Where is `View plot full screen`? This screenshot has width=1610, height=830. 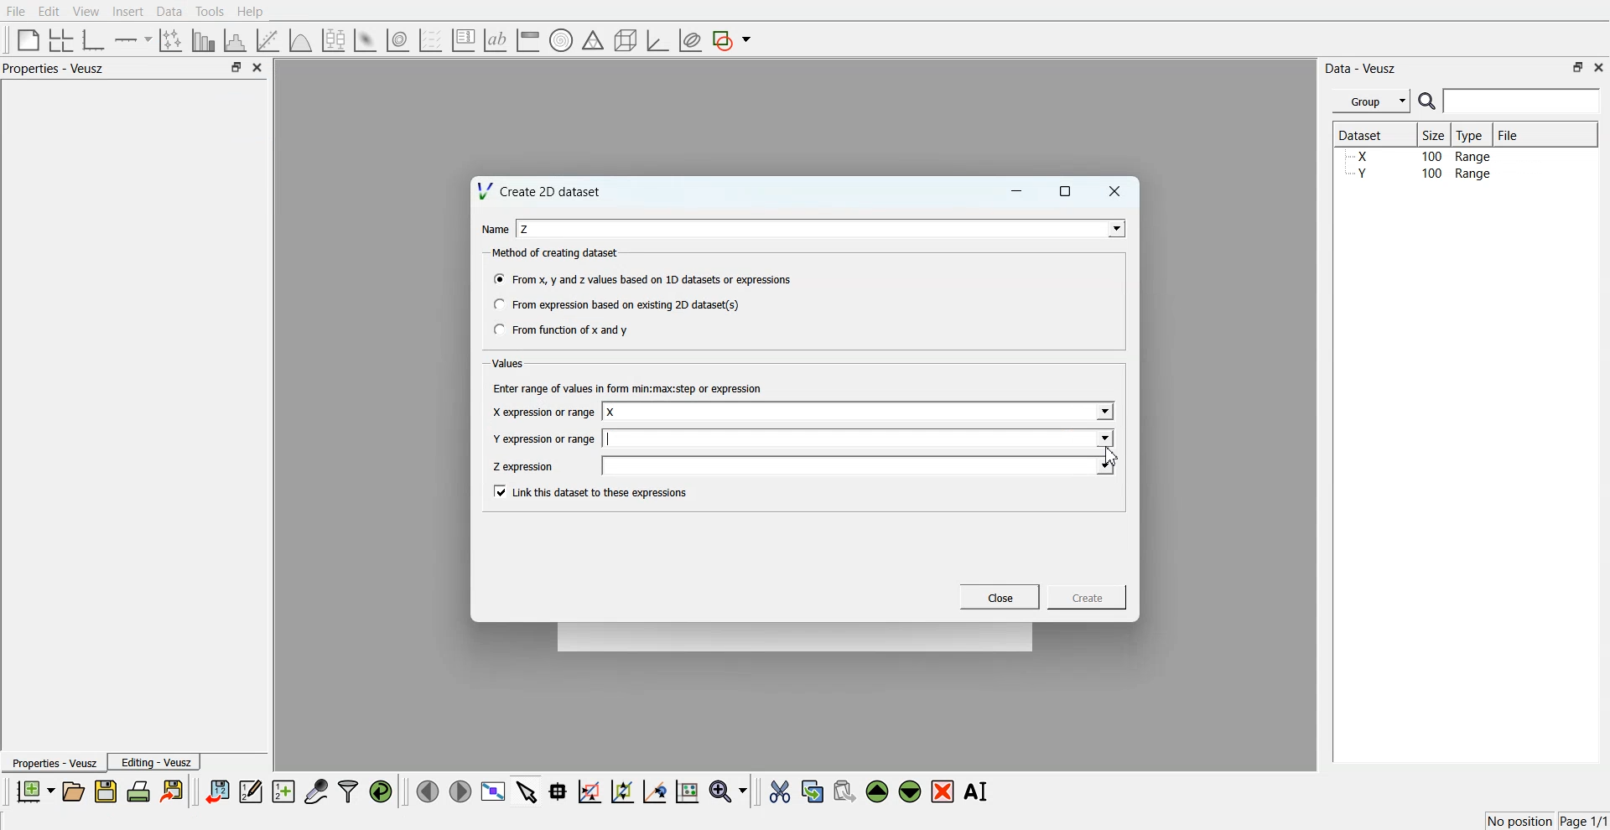 View plot full screen is located at coordinates (494, 791).